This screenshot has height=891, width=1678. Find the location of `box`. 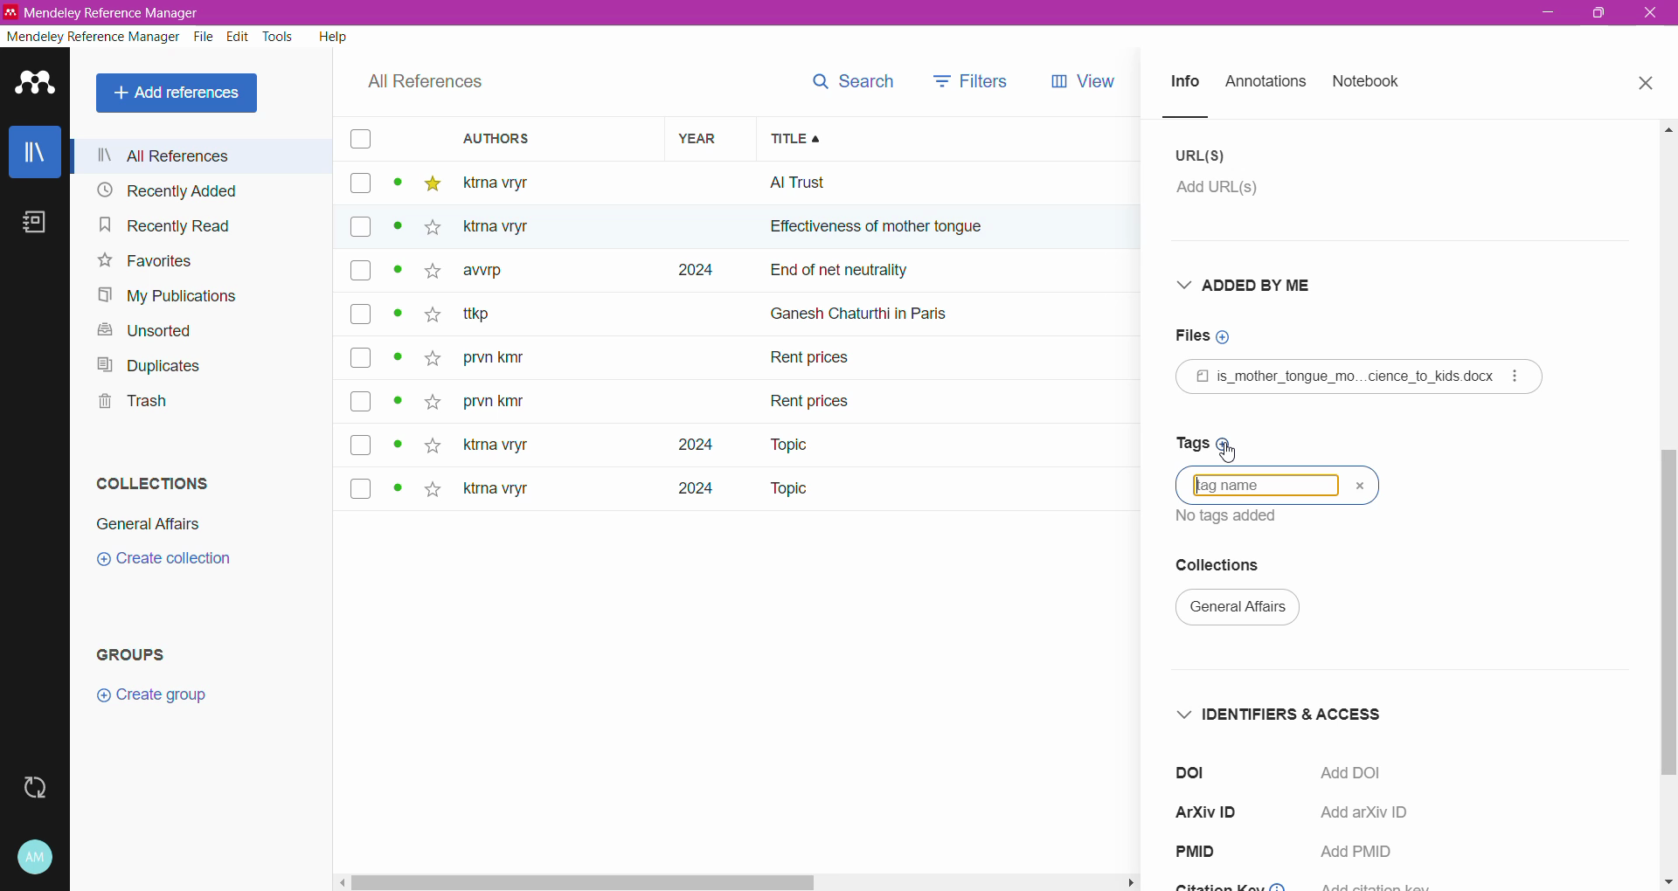

box is located at coordinates (360, 314).